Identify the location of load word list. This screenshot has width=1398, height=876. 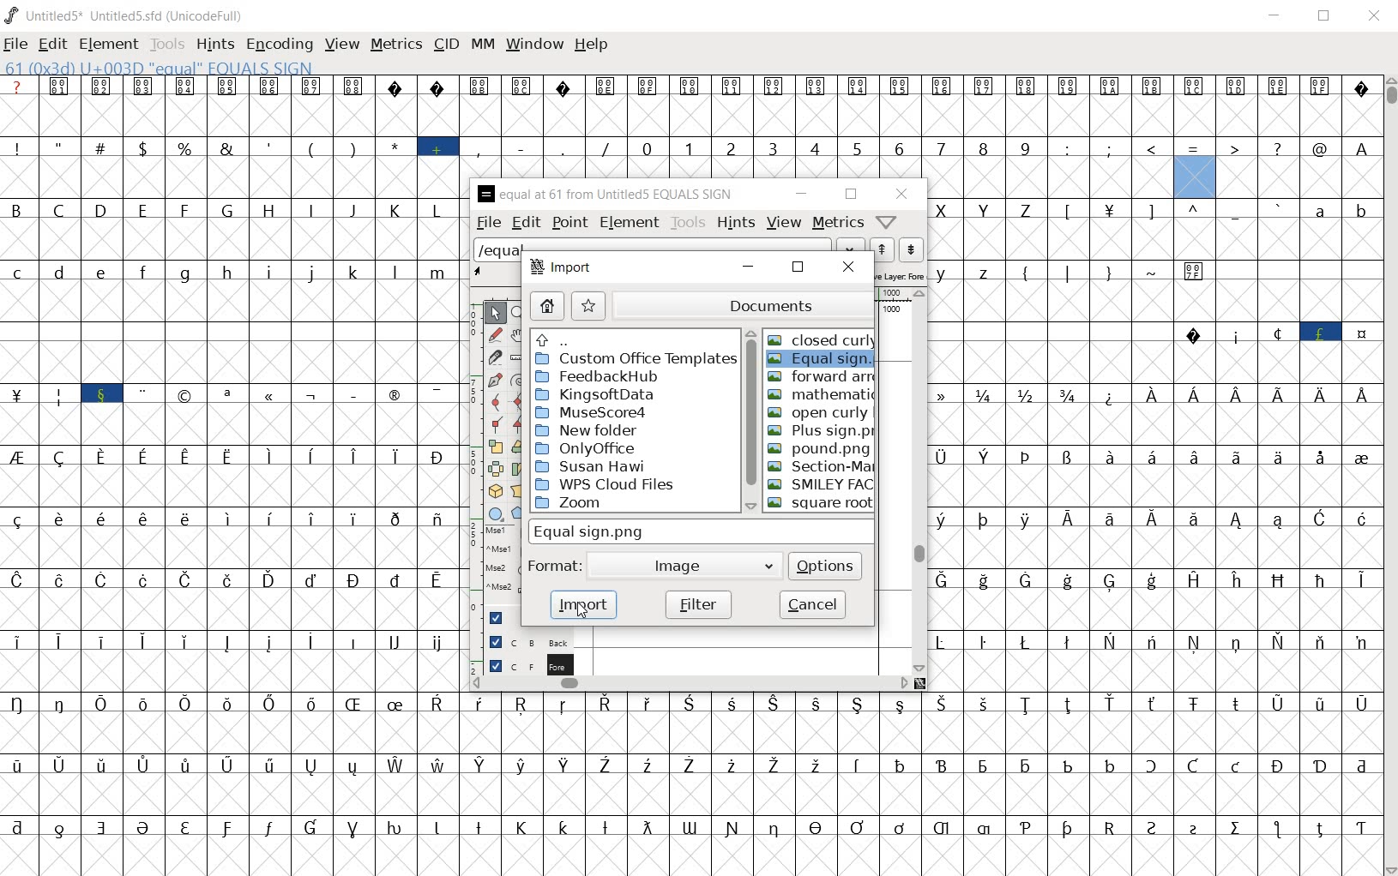
(668, 249).